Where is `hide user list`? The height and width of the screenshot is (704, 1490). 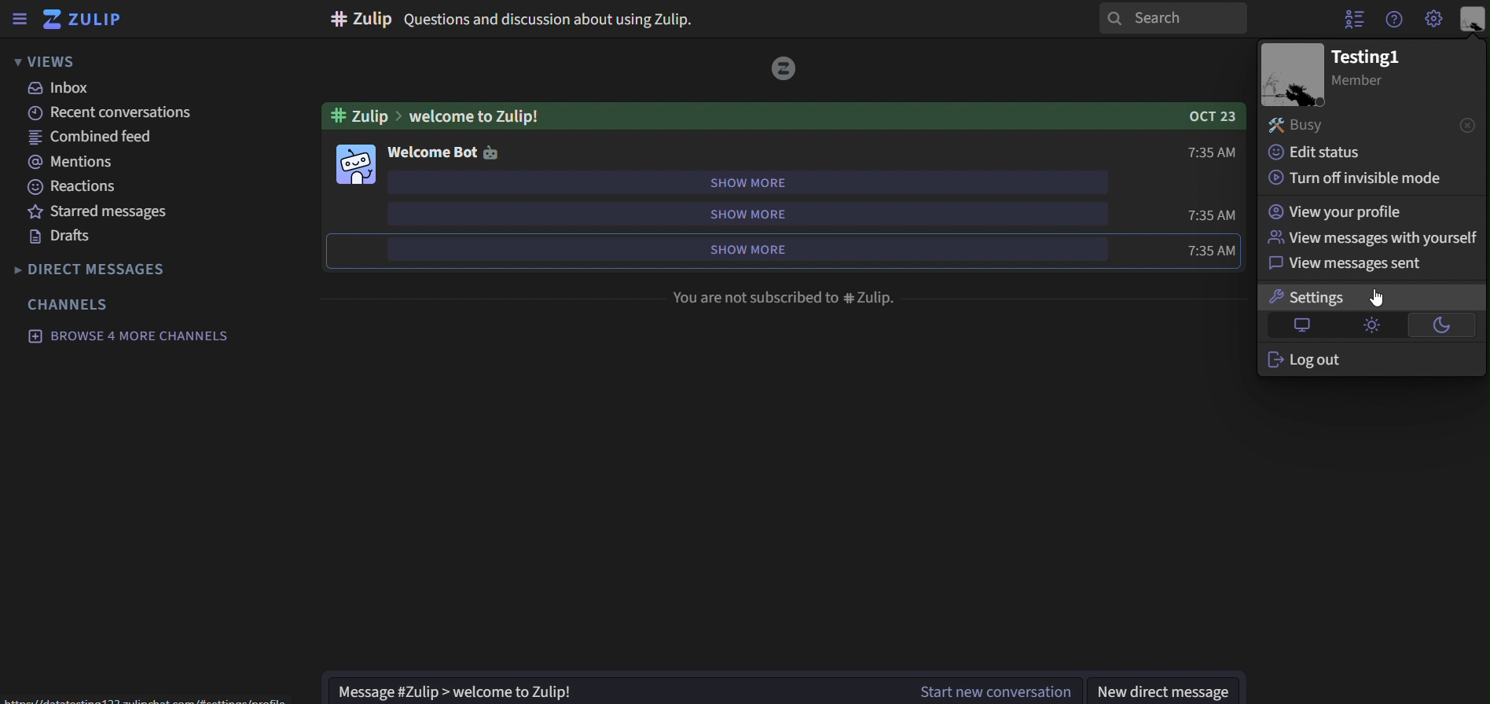
hide user list is located at coordinates (1354, 17).